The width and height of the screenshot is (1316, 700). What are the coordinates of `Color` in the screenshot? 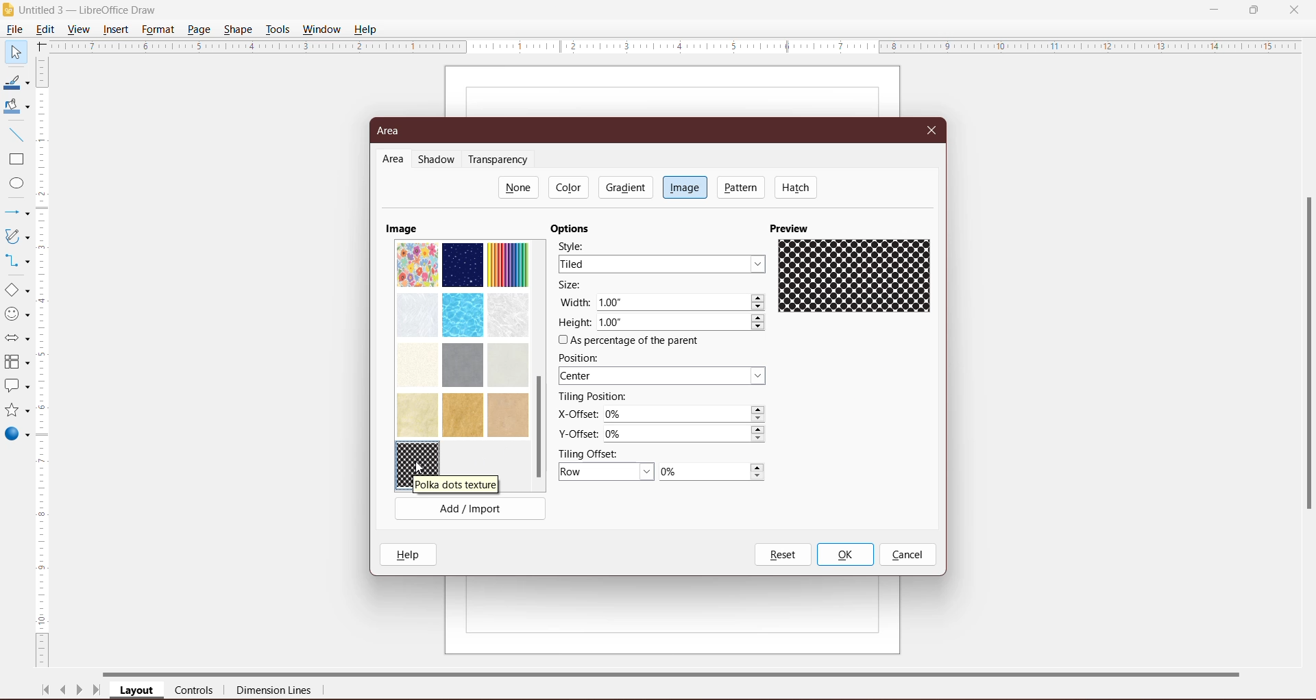 It's located at (570, 187).